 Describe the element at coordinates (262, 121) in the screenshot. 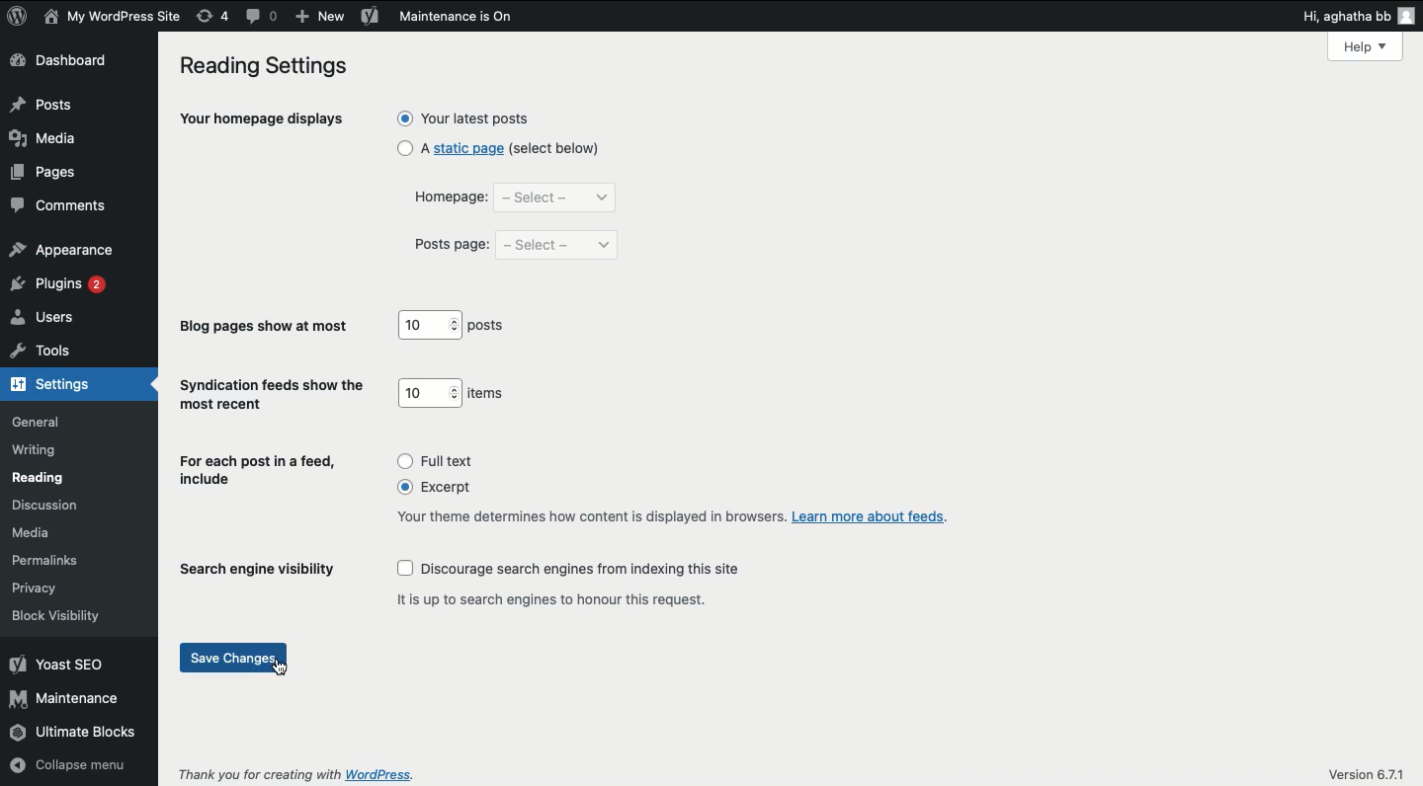

I see `your homepage displays` at that location.